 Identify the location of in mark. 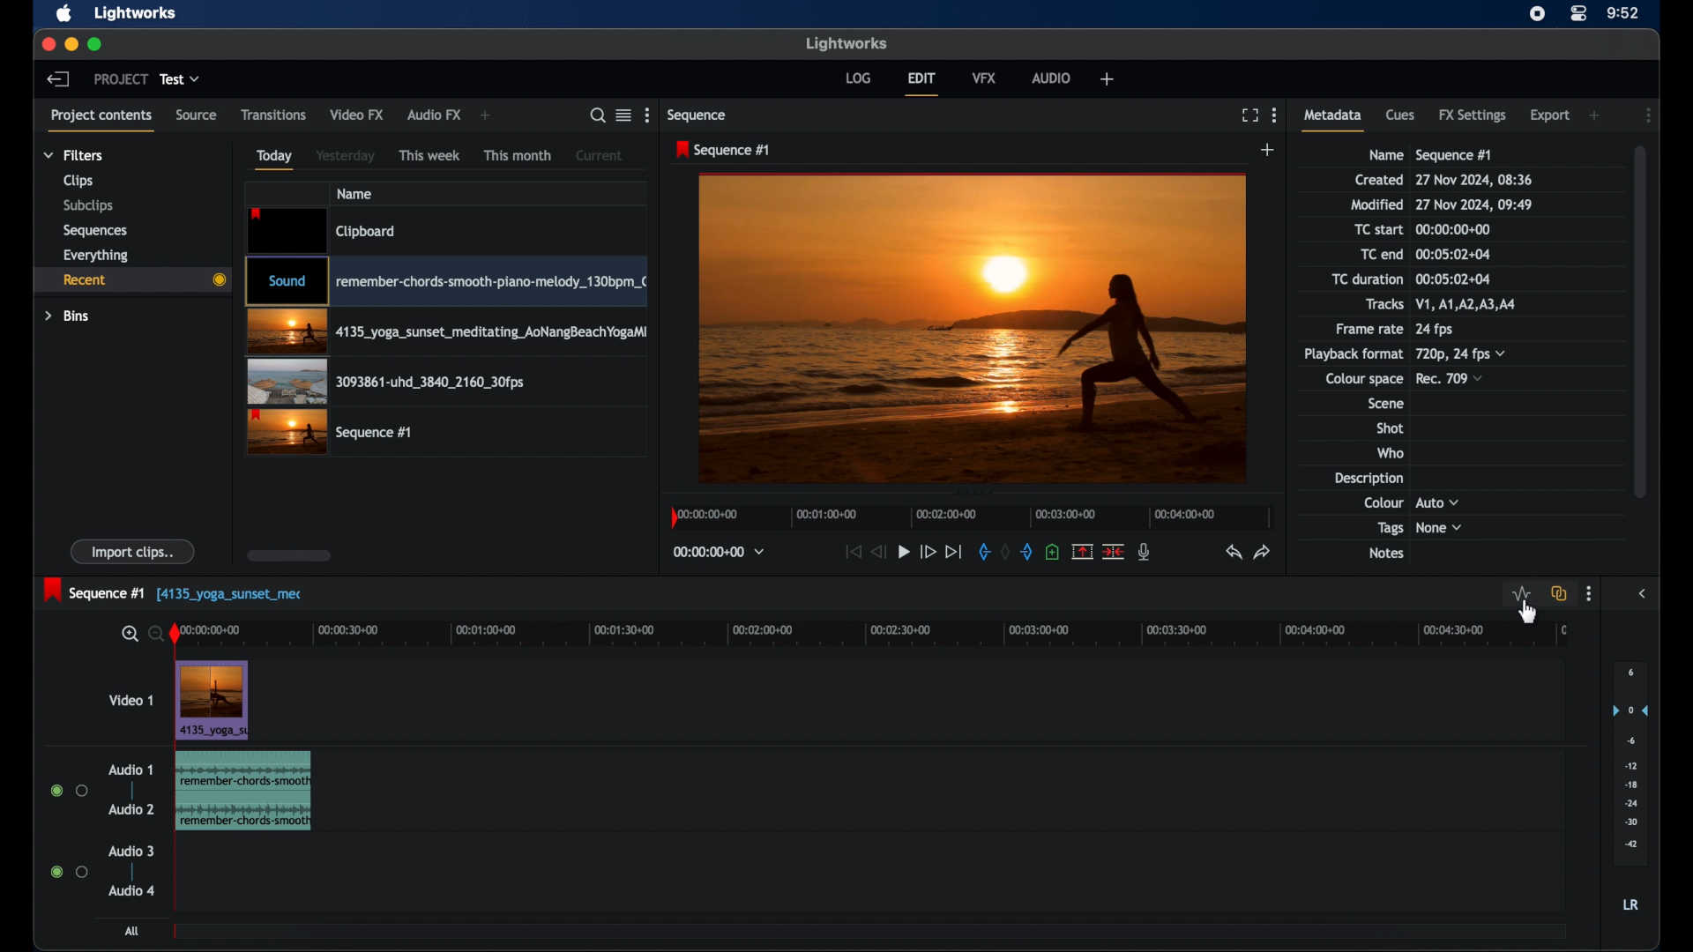
(982, 551).